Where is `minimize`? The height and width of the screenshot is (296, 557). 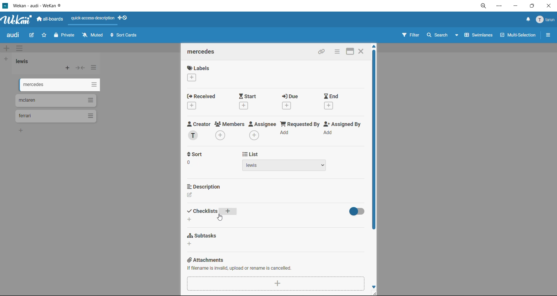
minimize is located at coordinates (515, 7).